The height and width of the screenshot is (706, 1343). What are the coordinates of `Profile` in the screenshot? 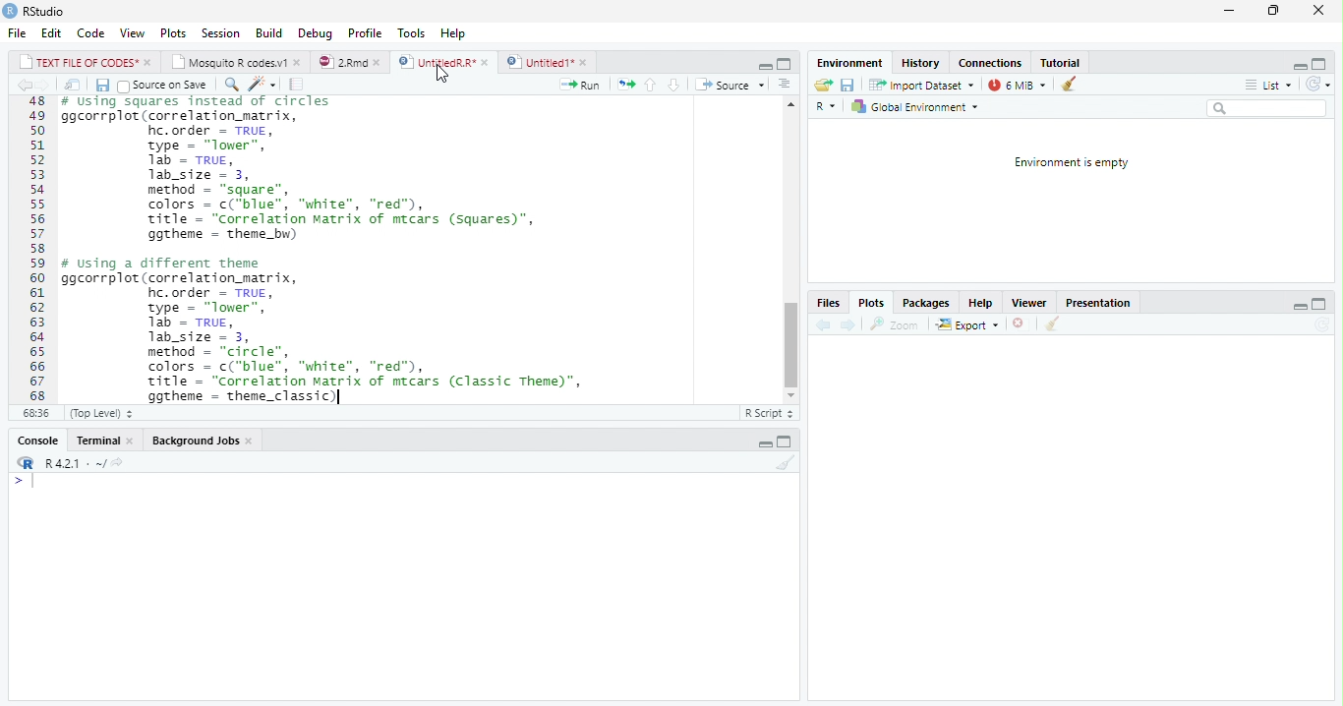 It's located at (364, 32).